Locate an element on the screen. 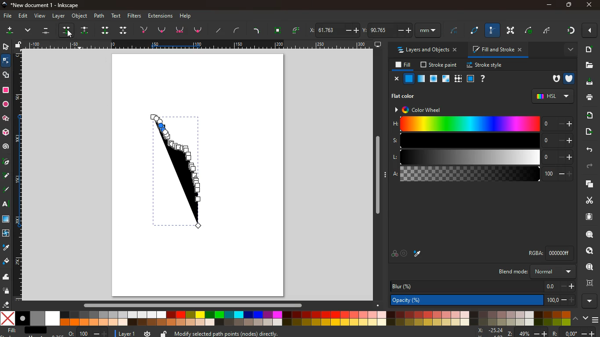 Image resolution: width=600 pixels, height=337 pixels. texture is located at coordinates (458, 79).